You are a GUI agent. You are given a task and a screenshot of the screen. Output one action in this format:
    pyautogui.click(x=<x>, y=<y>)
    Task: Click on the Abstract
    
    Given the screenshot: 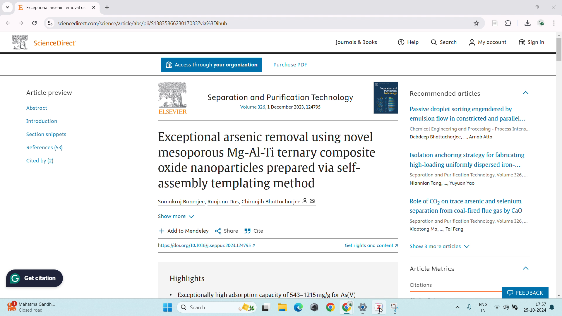 What is the action you would take?
    pyautogui.click(x=40, y=107)
    